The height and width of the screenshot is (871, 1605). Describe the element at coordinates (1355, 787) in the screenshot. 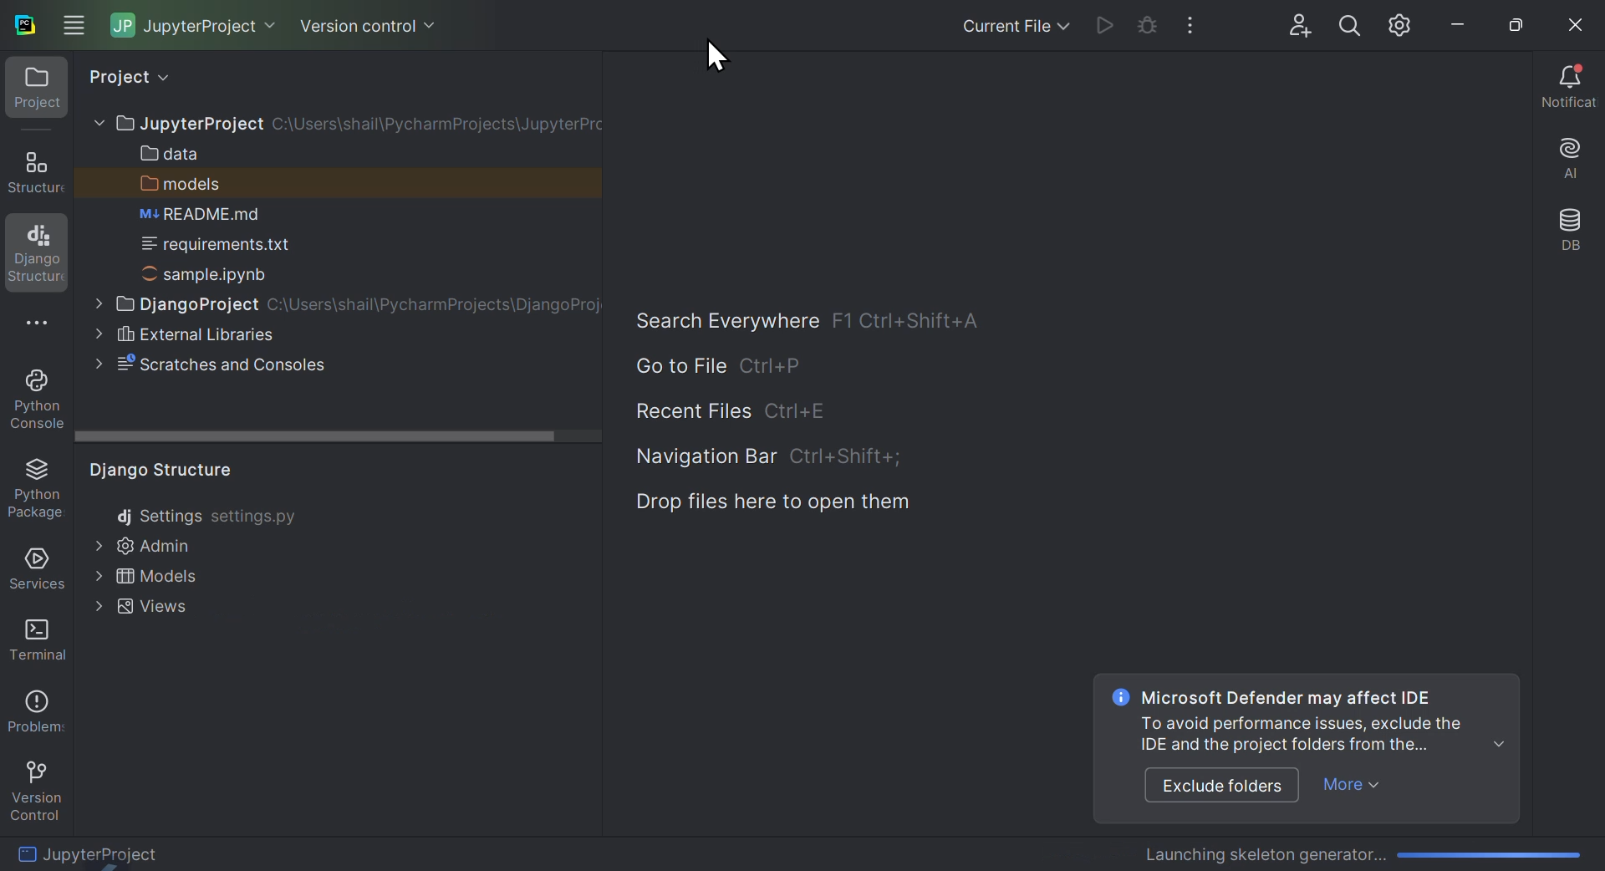

I see `More` at that location.